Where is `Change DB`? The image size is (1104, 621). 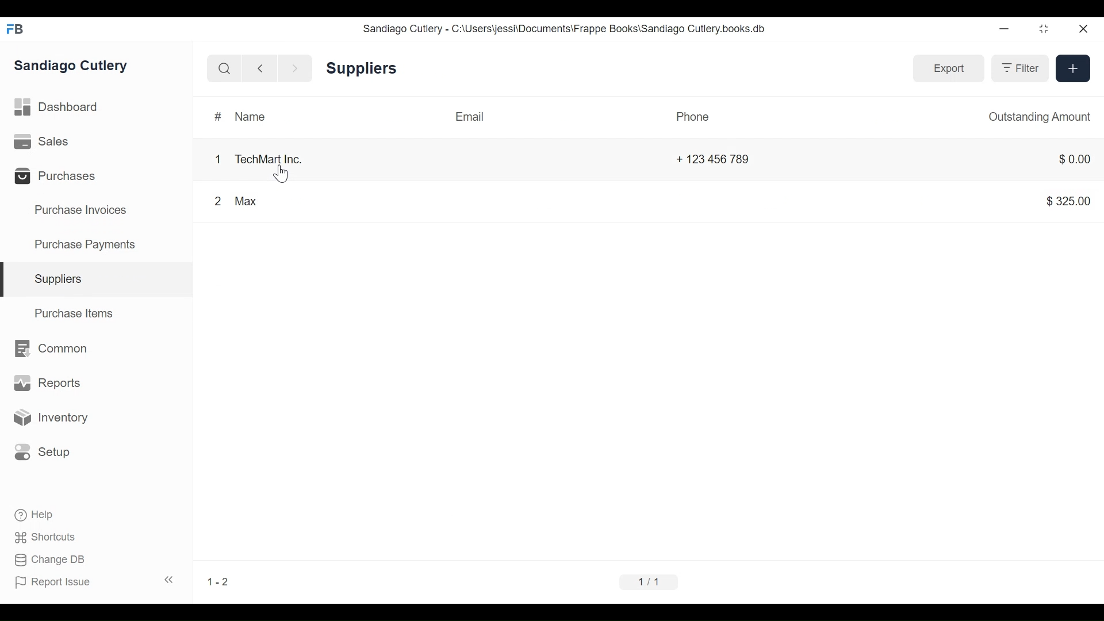 Change DB is located at coordinates (55, 559).